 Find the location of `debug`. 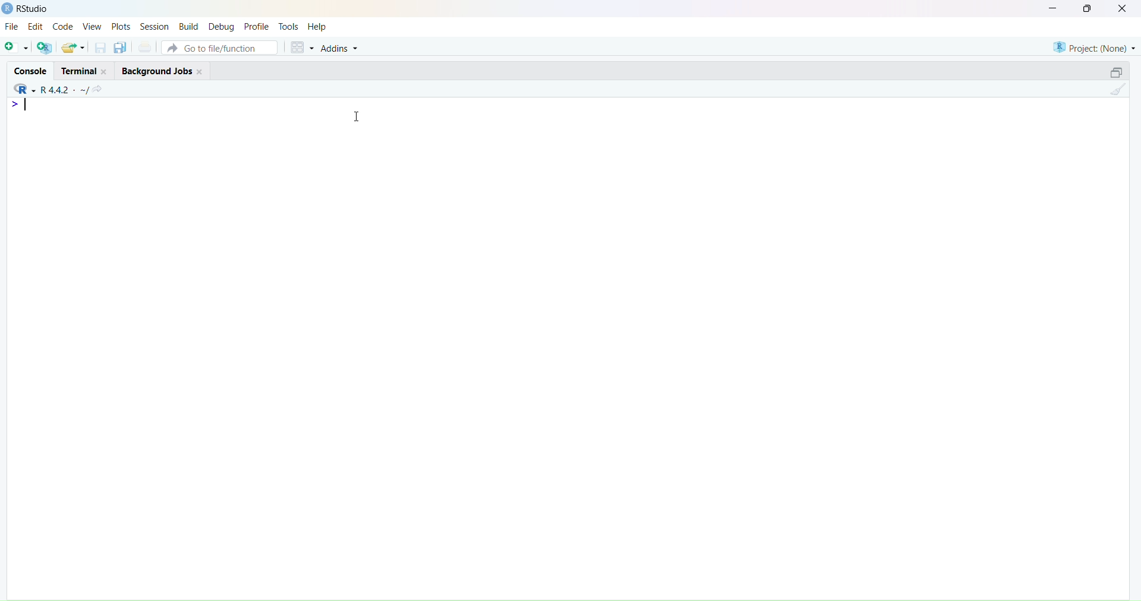

debug is located at coordinates (221, 27).